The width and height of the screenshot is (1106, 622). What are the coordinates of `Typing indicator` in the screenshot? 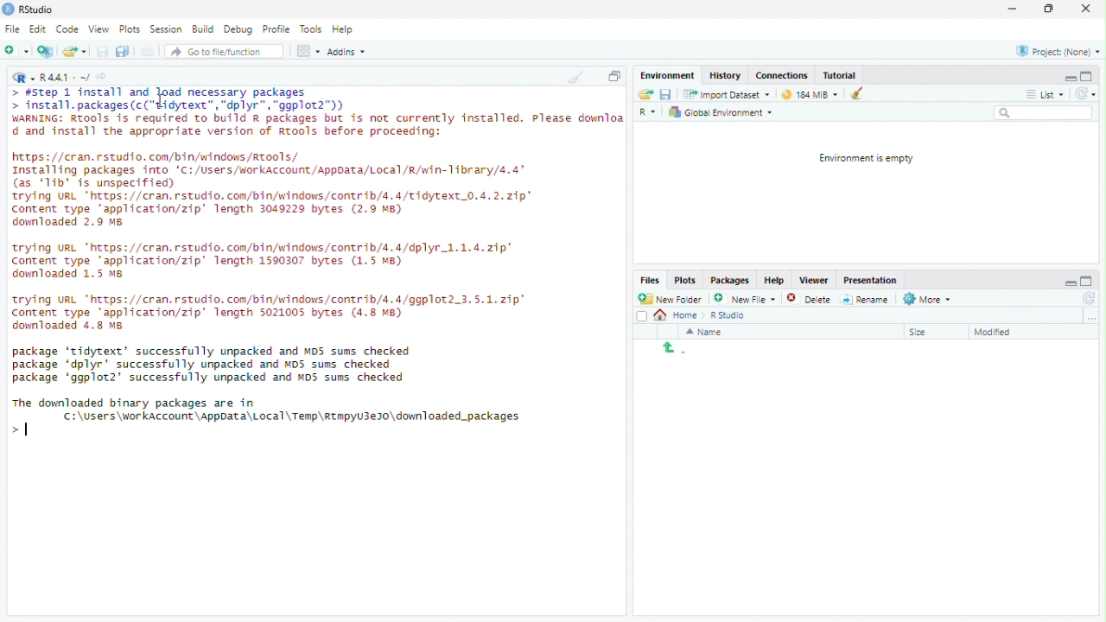 It's located at (22, 432).